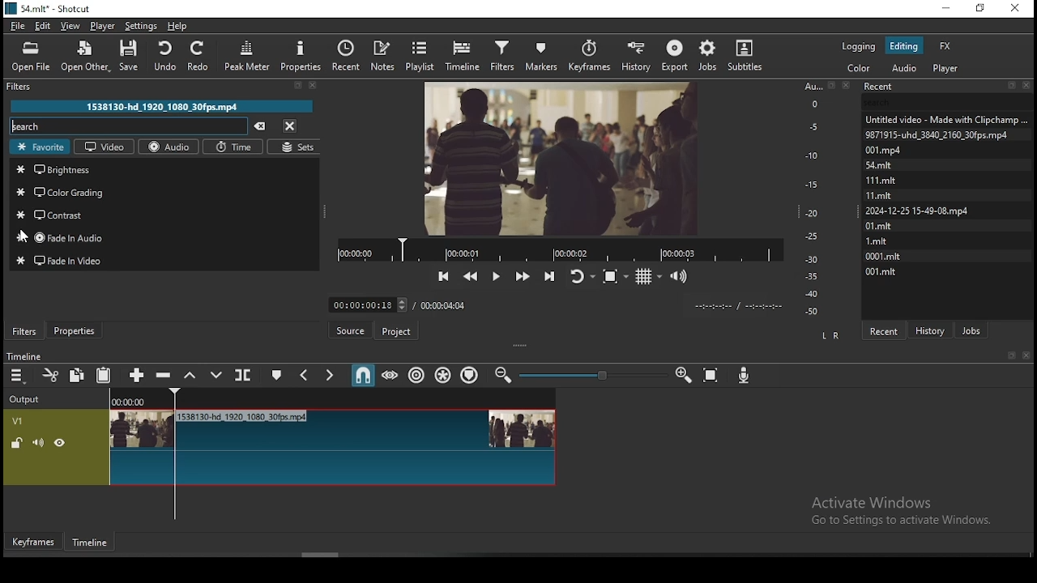  Describe the element at coordinates (859, 68) in the screenshot. I see `color` at that location.